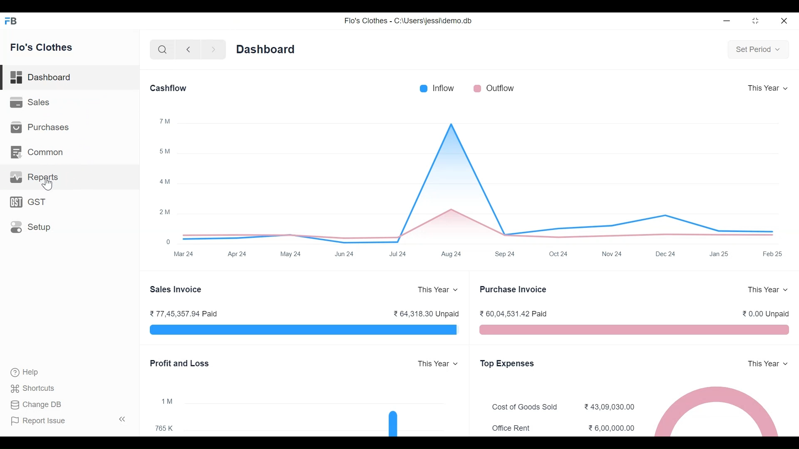 This screenshot has height=449, width=799. Describe the element at coordinates (185, 255) in the screenshot. I see `Mar 24` at that location.